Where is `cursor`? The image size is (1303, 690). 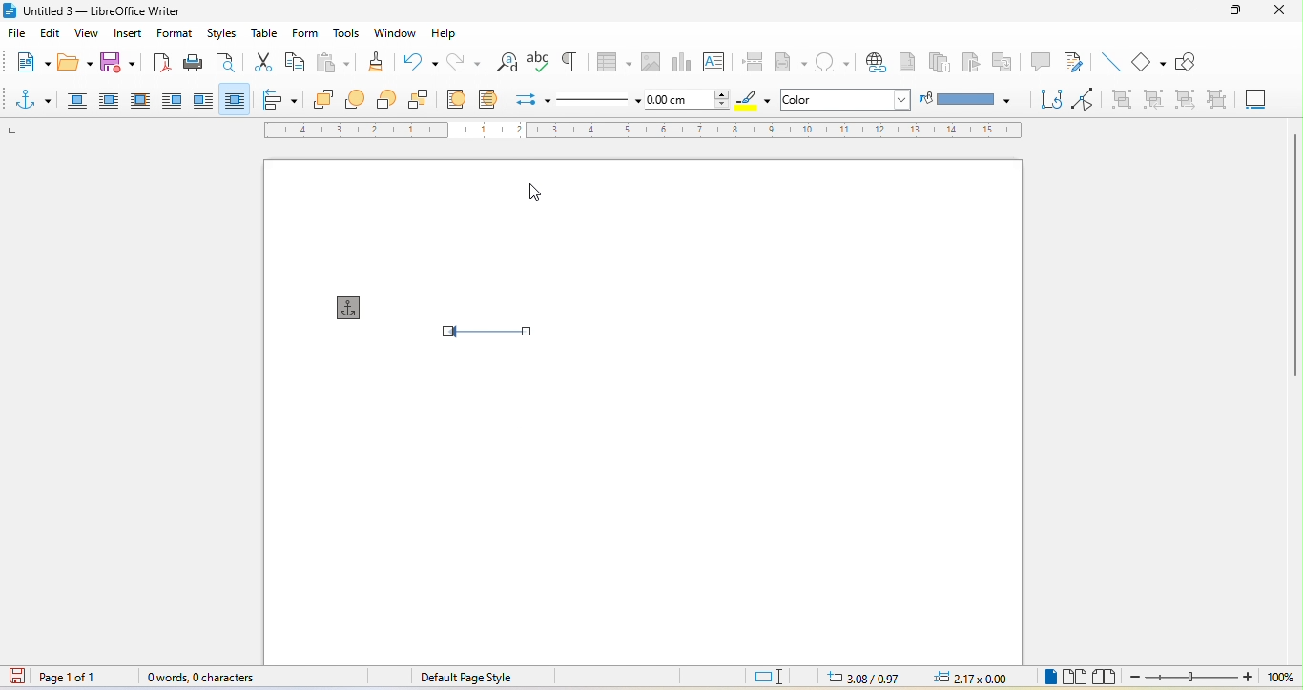
cursor is located at coordinates (546, 193).